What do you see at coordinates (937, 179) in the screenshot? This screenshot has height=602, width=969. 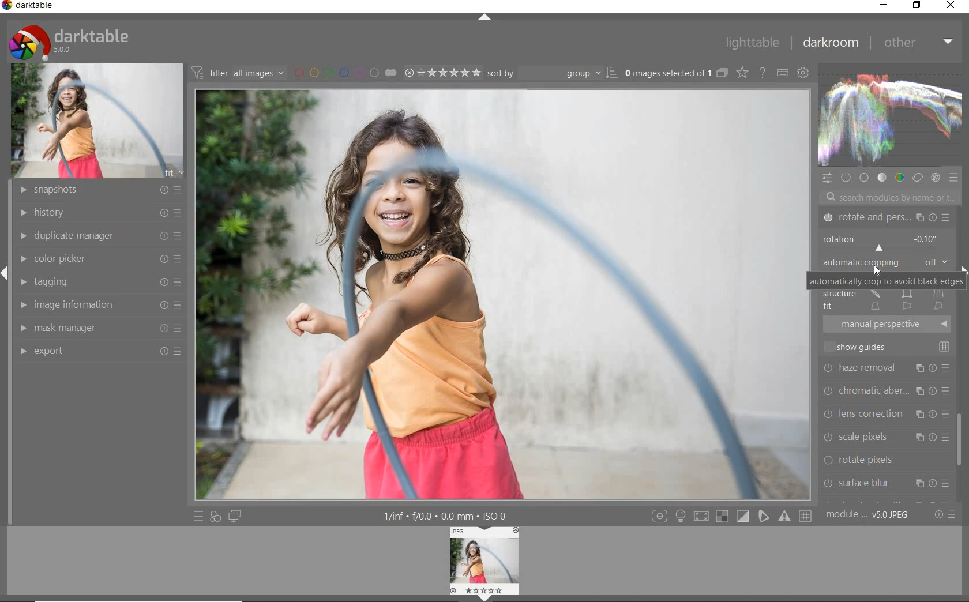 I see `effect` at bounding box center [937, 179].